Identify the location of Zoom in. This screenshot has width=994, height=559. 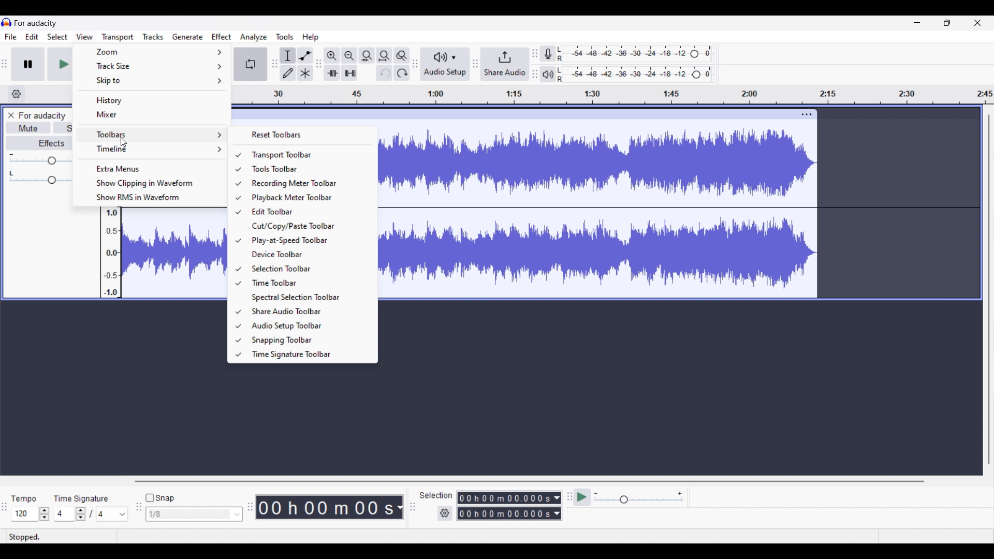
(332, 56).